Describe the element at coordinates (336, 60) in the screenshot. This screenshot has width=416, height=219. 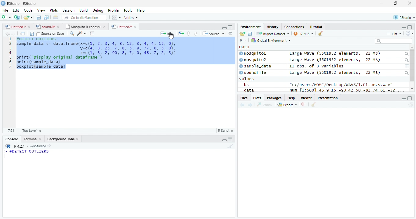
I see `Large wave (5501952 elements, 22 MB)` at that location.